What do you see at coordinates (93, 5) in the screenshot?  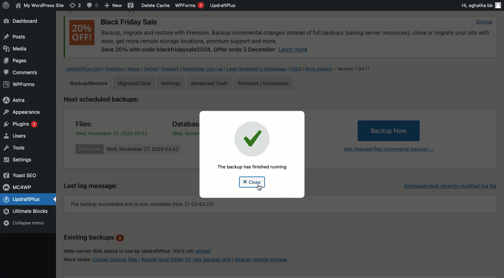 I see `Comment 0` at bounding box center [93, 5].